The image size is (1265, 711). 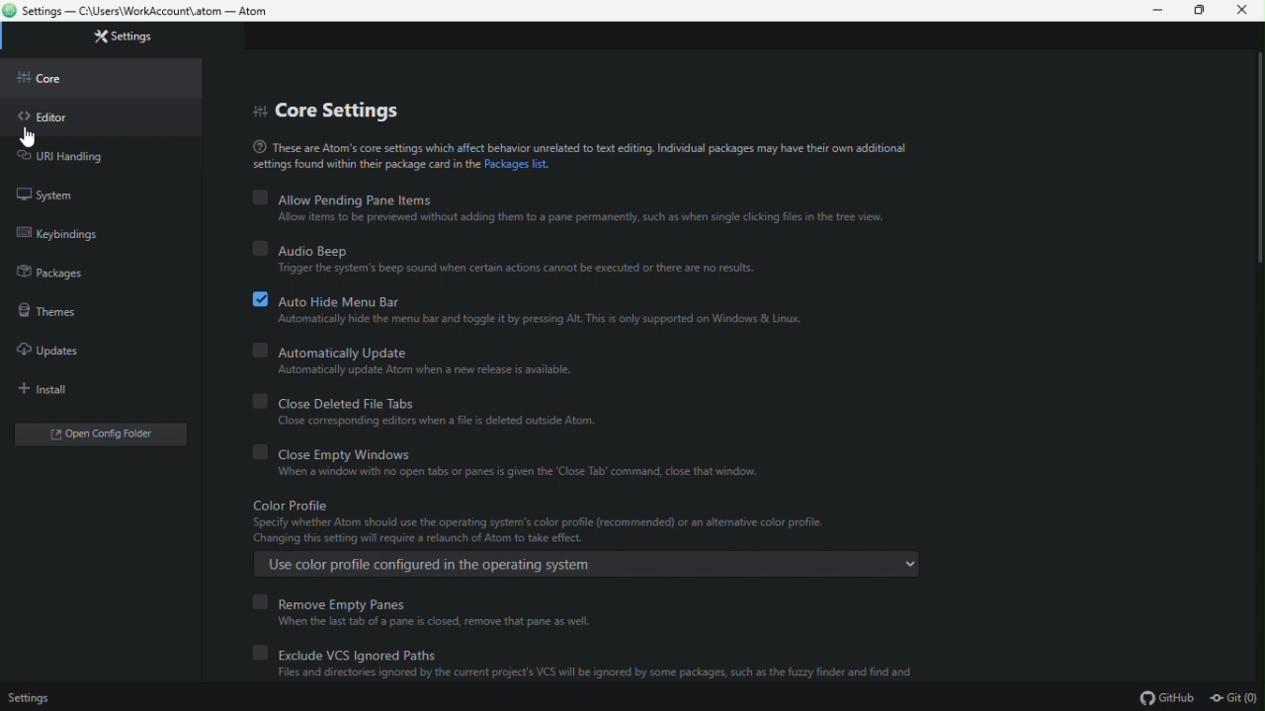 I want to click on Automatically update, so click(x=414, y=352).